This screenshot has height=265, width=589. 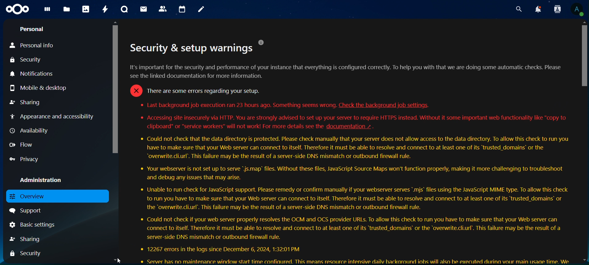 I want to click on Scrollbar, so click(x=115, y=142).